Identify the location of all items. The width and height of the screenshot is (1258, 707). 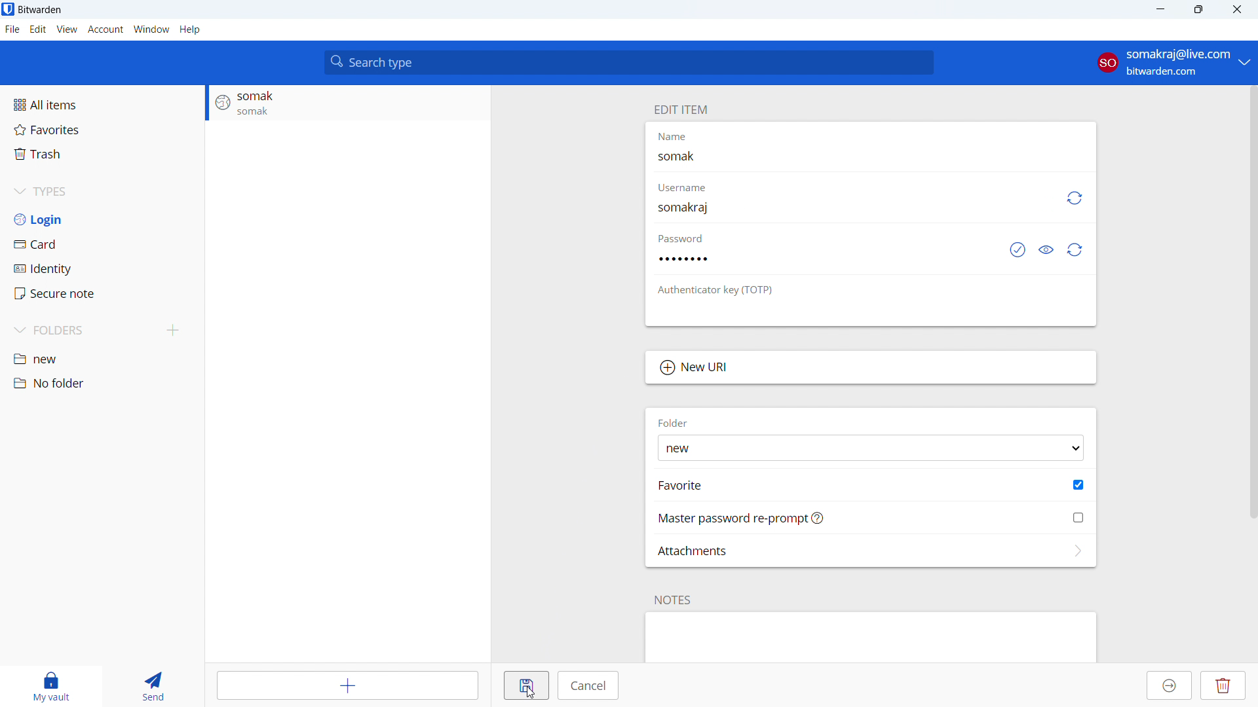
(102, 105).